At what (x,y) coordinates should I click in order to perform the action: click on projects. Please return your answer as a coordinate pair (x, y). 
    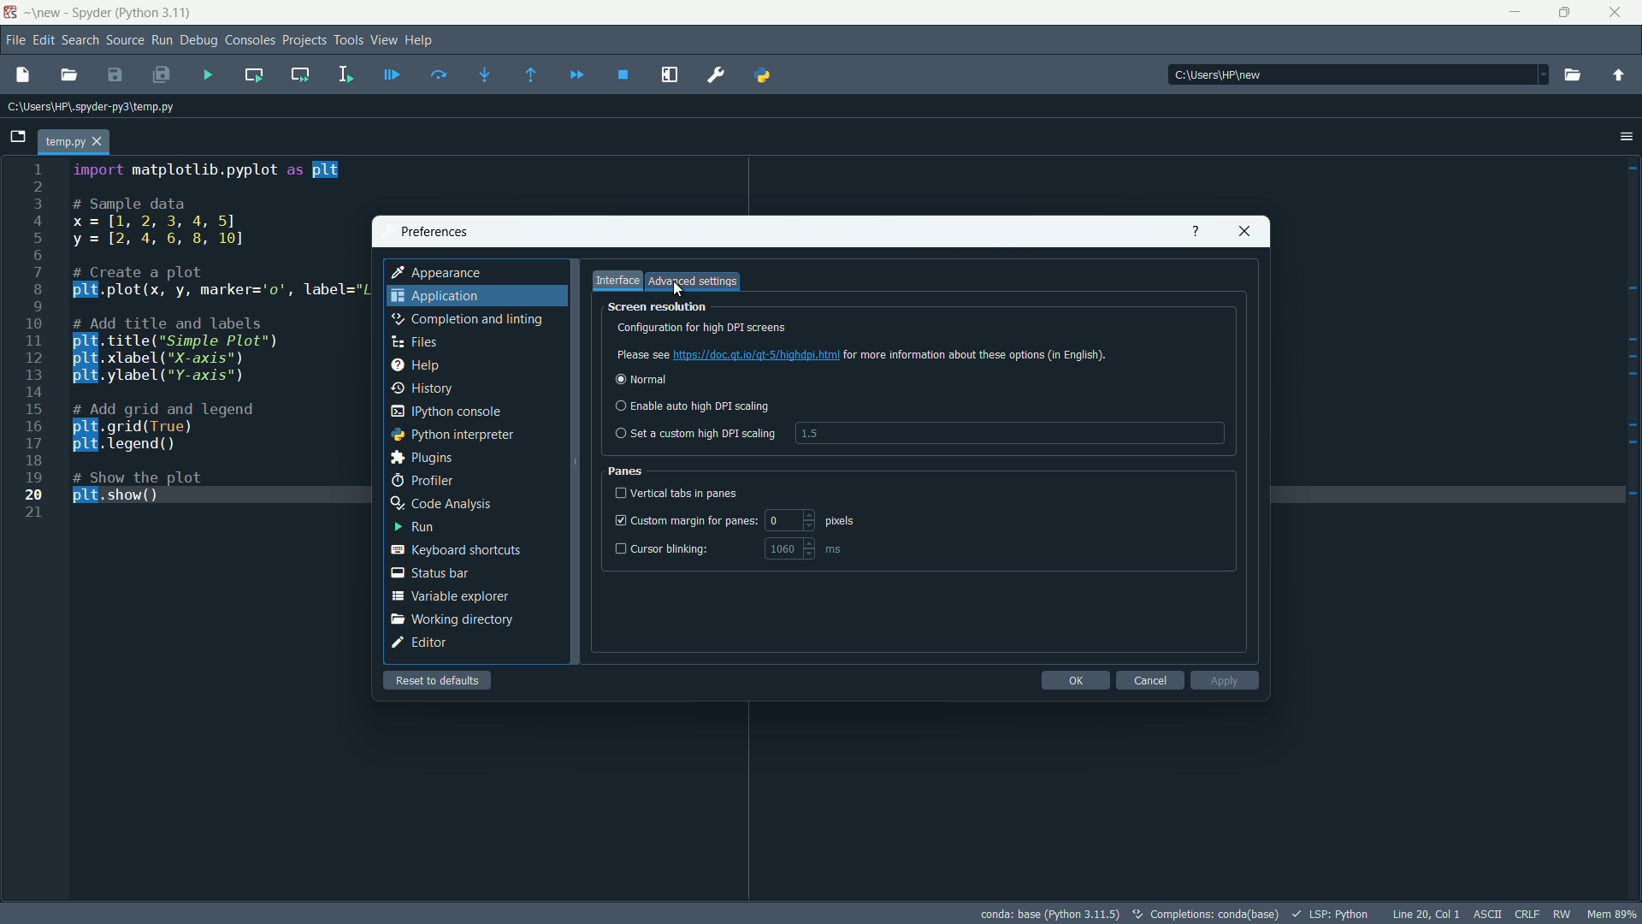
    Looking at the image, I should click on (304, 41).